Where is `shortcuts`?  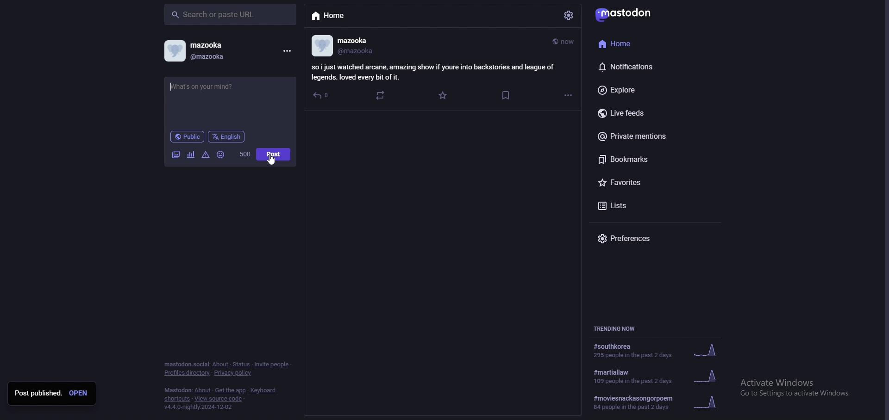
shortcuts is located at coordinates (175, 399).